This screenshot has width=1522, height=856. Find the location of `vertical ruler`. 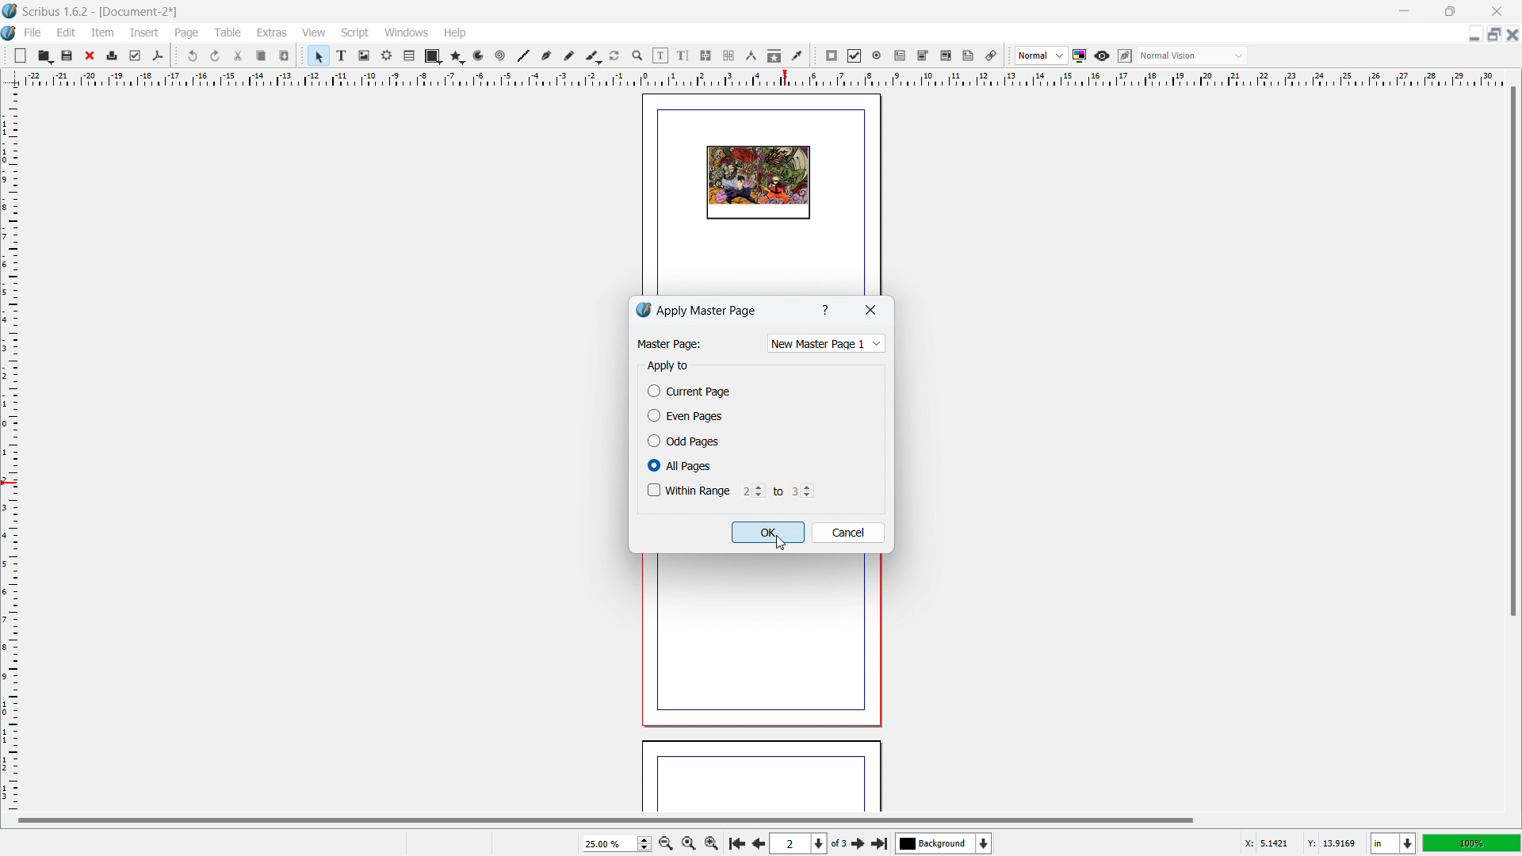

vertical ruler is located at coordinates (10, 449).